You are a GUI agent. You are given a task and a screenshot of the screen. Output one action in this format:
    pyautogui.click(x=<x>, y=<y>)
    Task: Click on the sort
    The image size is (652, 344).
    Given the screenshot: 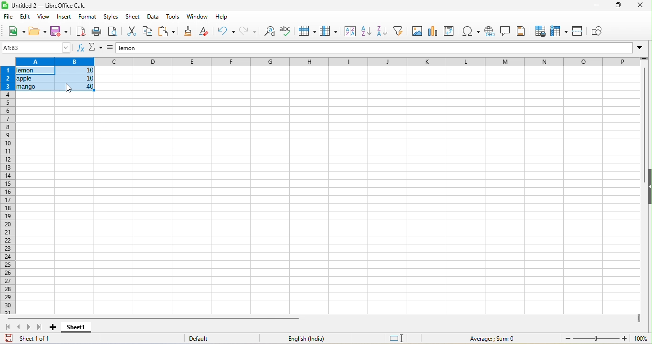 What is the action you would take?
    pyautogui.click(x=349, y=32)
    